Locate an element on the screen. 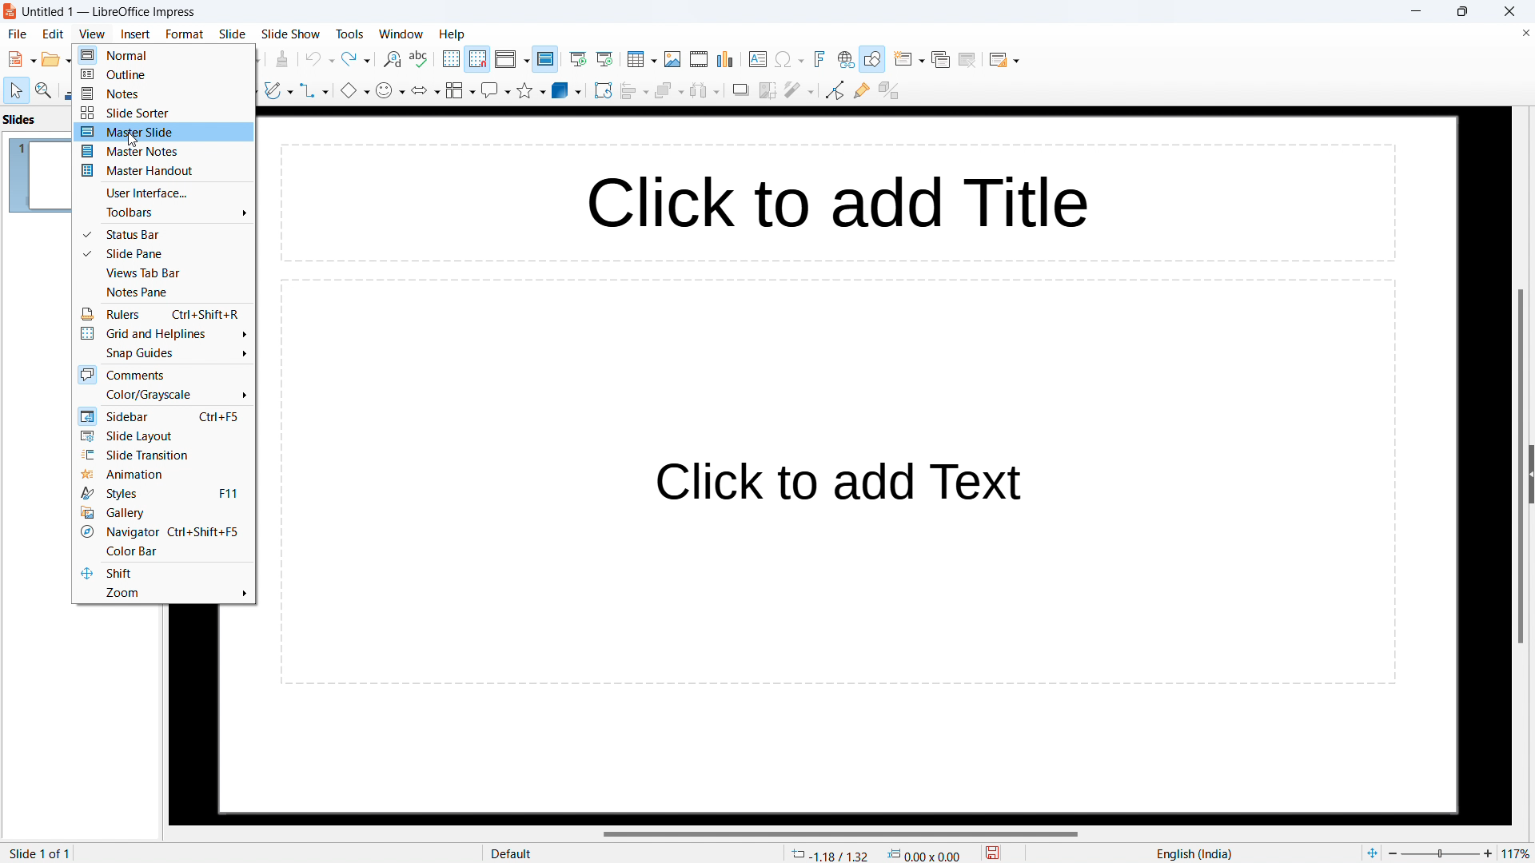 This screenshot has width=1535, height=863. undo is located at coordinates (319, 59).